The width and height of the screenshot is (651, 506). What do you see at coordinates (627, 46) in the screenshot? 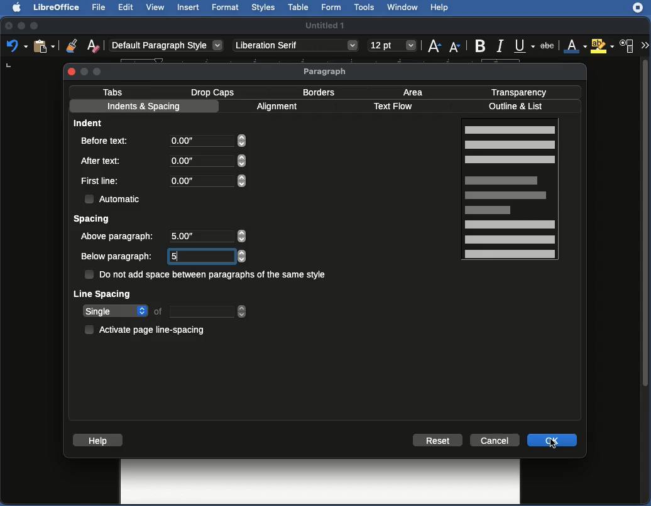
I see `Character` at bounding box center [627, 46].